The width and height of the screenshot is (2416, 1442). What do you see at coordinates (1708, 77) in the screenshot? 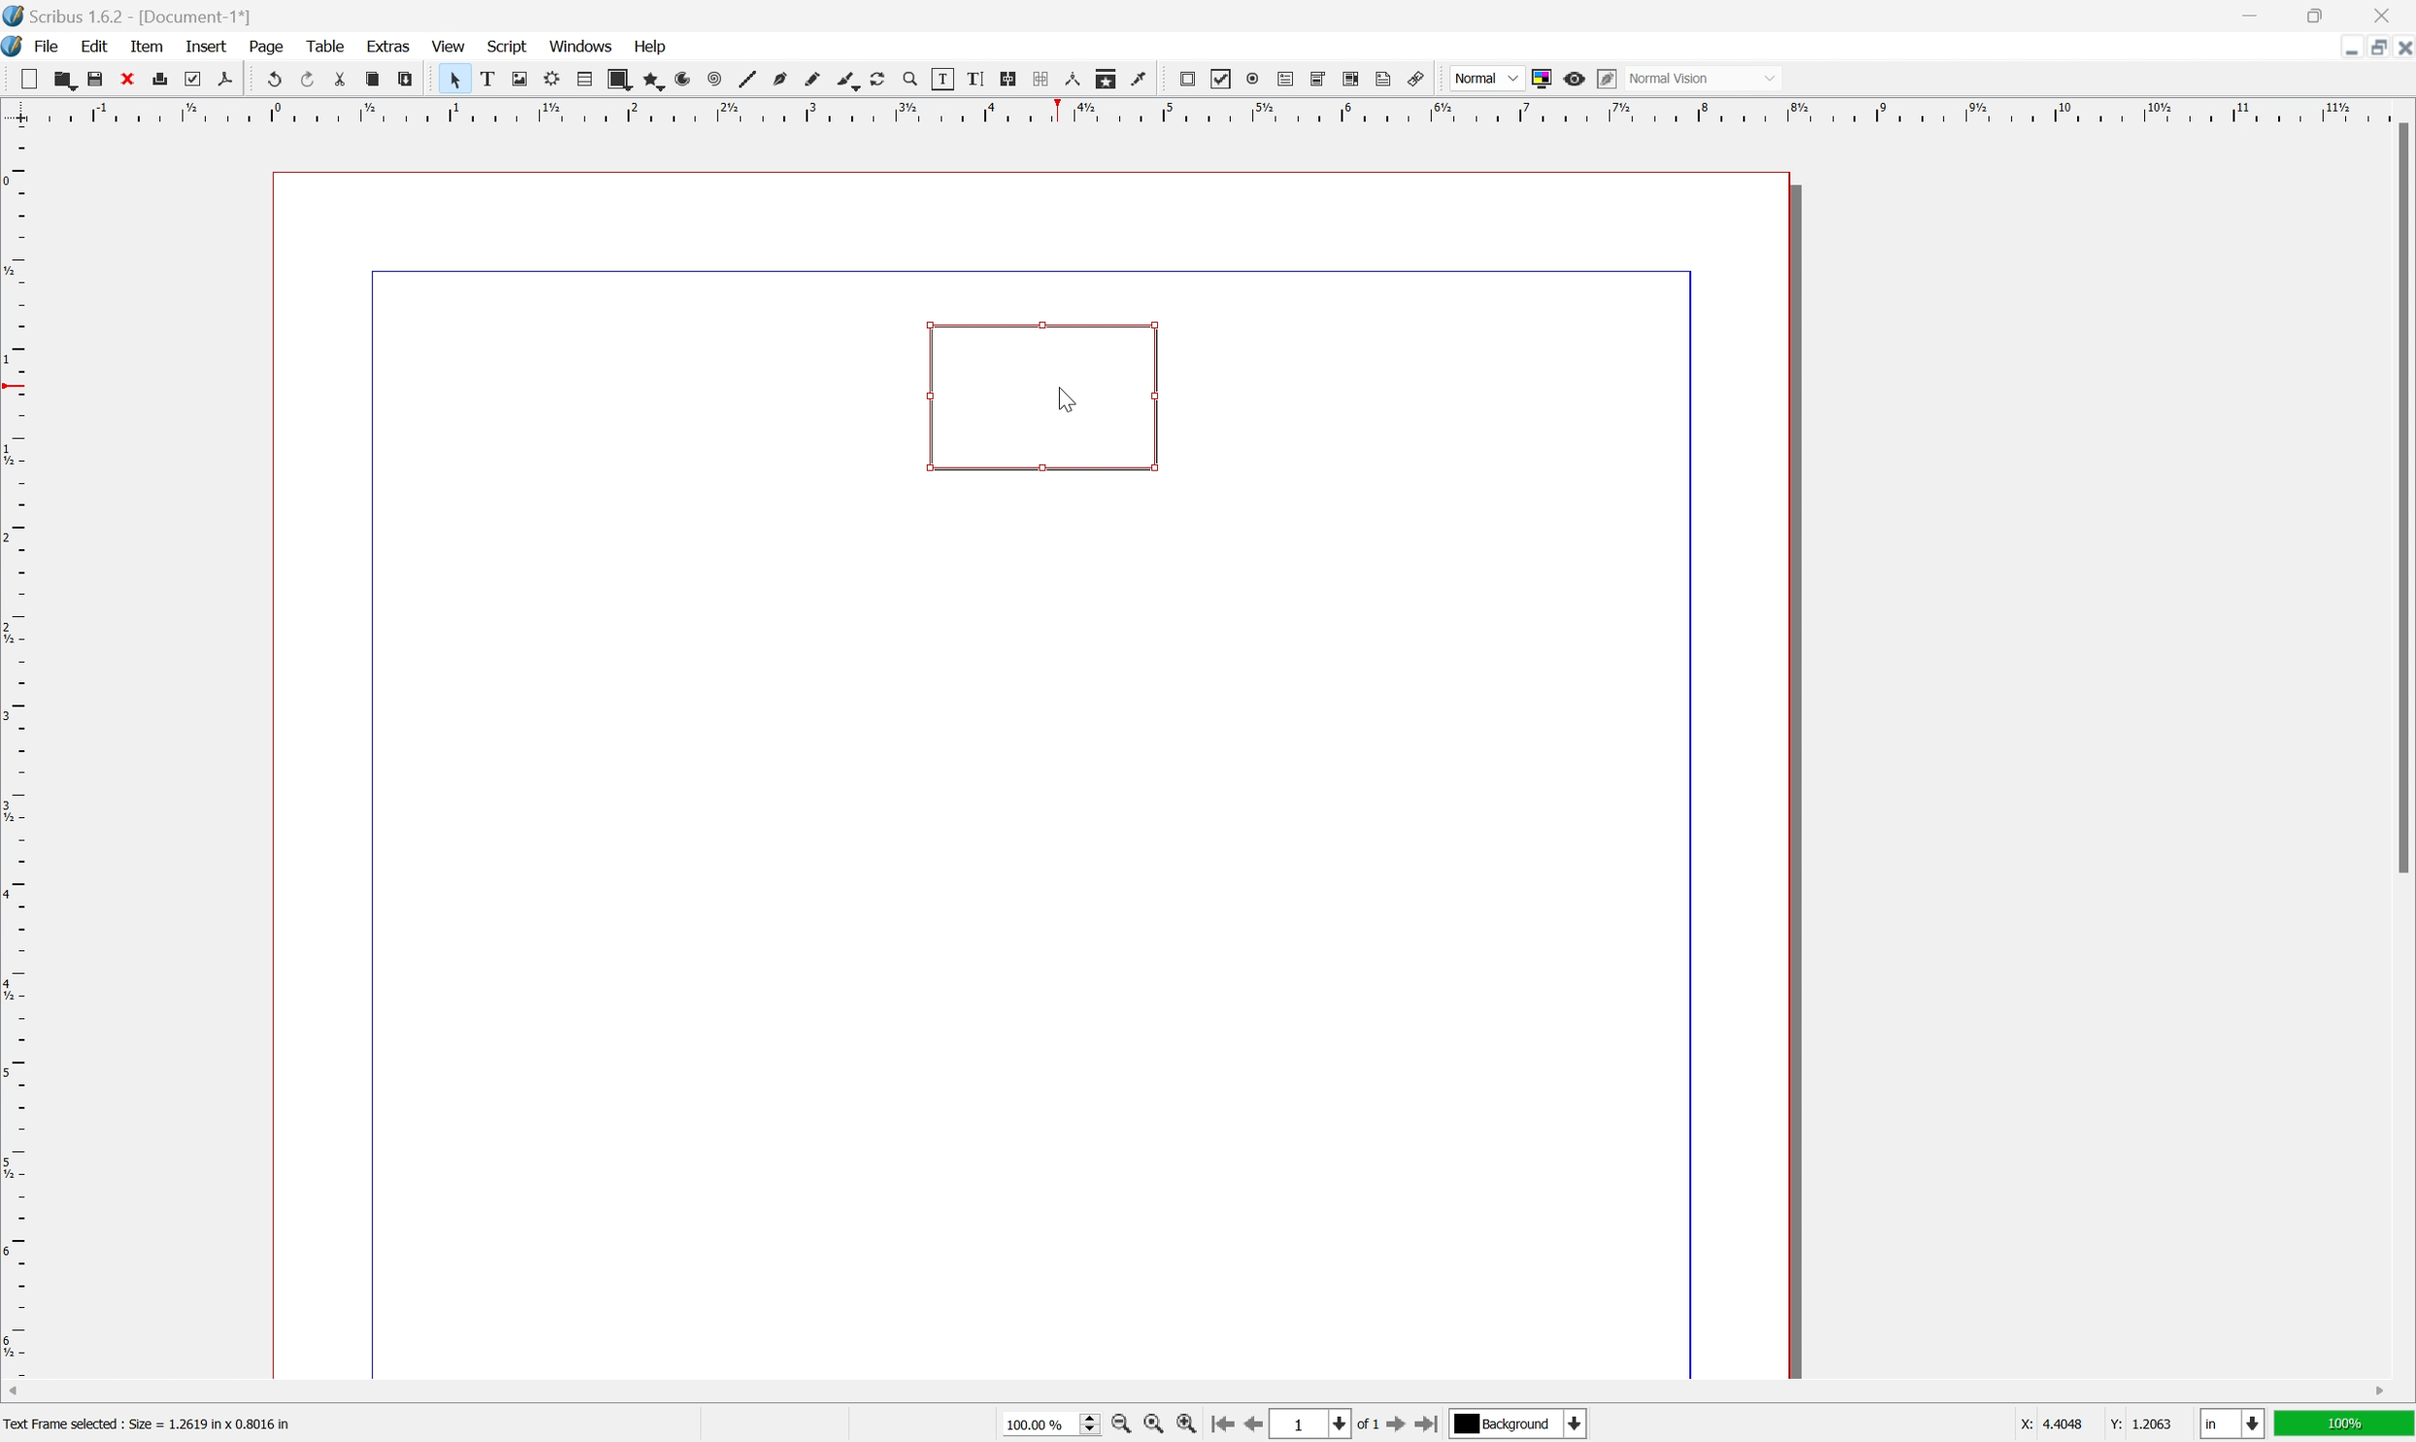
I see `Normal vision` at bounding box center [1708, 77].